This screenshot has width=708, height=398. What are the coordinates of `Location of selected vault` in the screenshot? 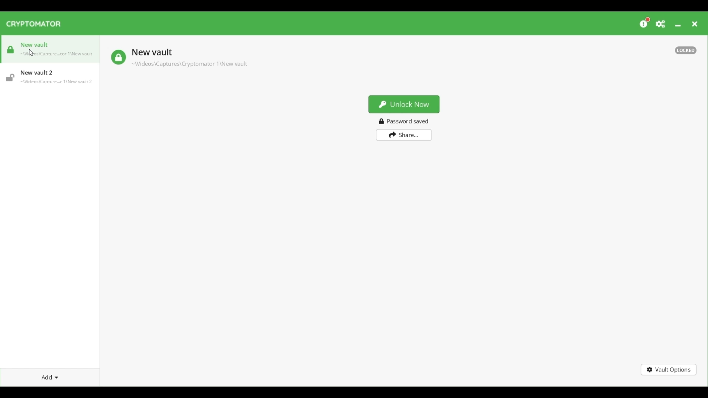 It's located at (189, 64).